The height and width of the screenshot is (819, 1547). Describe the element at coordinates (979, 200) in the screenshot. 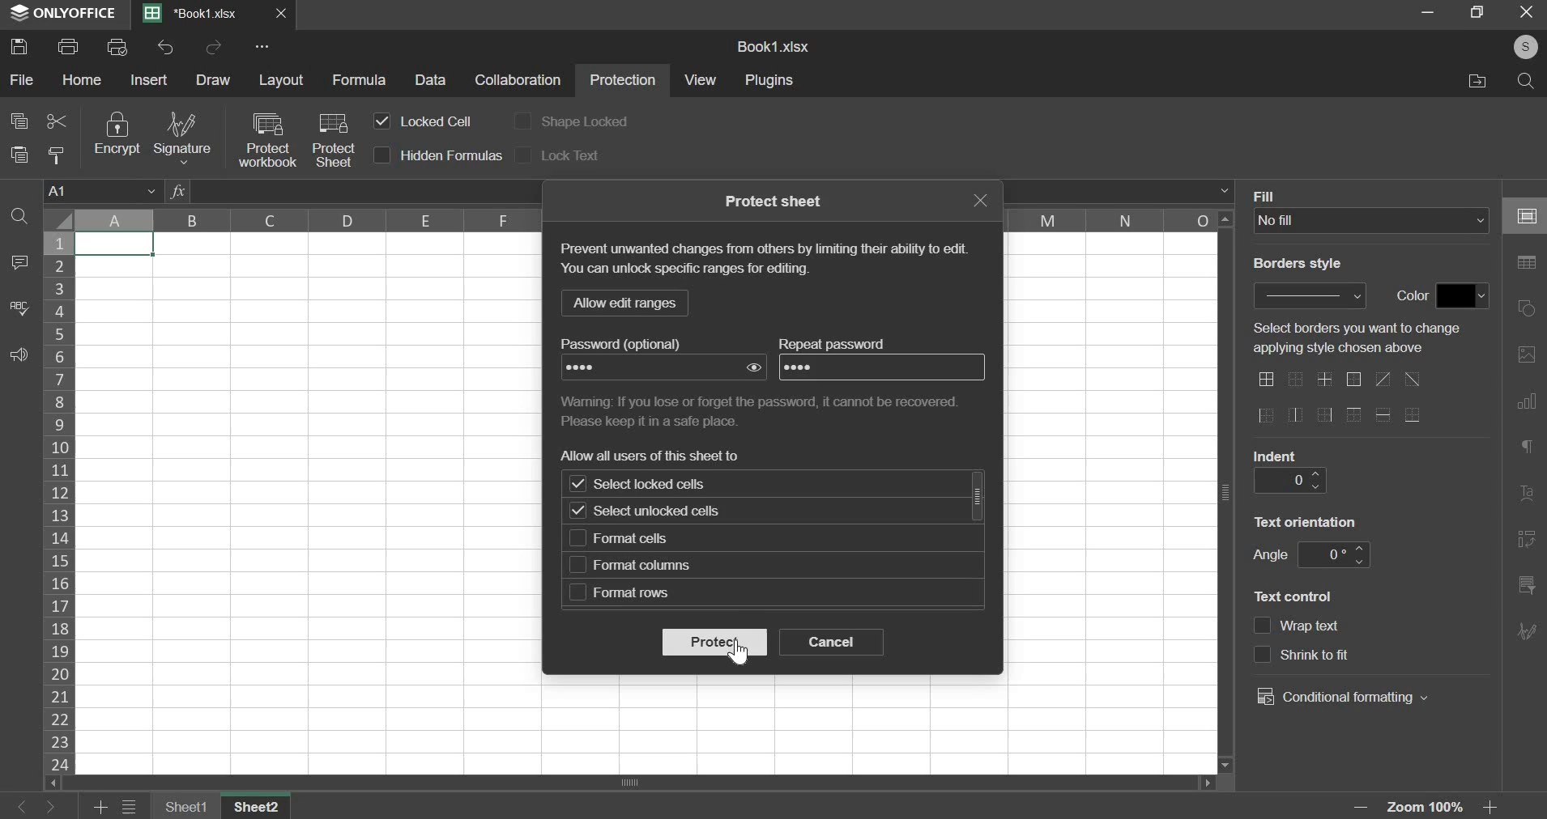

I see `exit` at that location.